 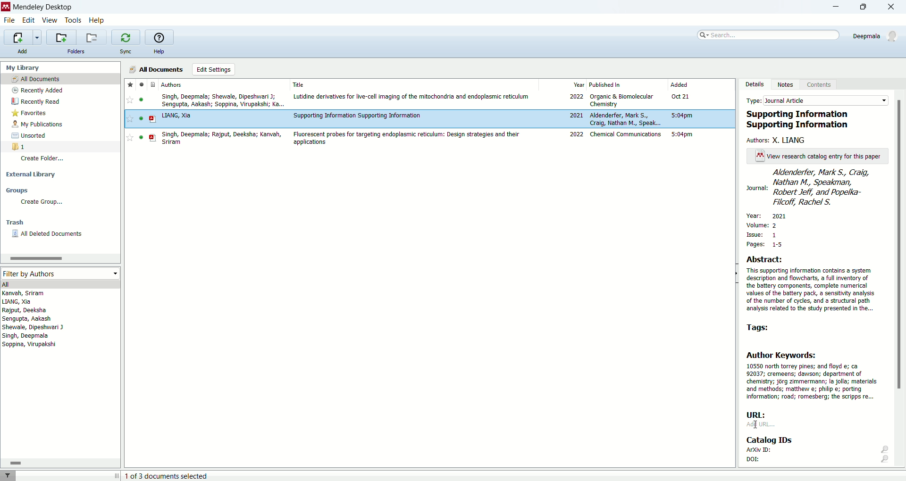 What do you see at coordinates (34, 102) in the screenshot?
I see `recently read` at bounding box center [34, 102].